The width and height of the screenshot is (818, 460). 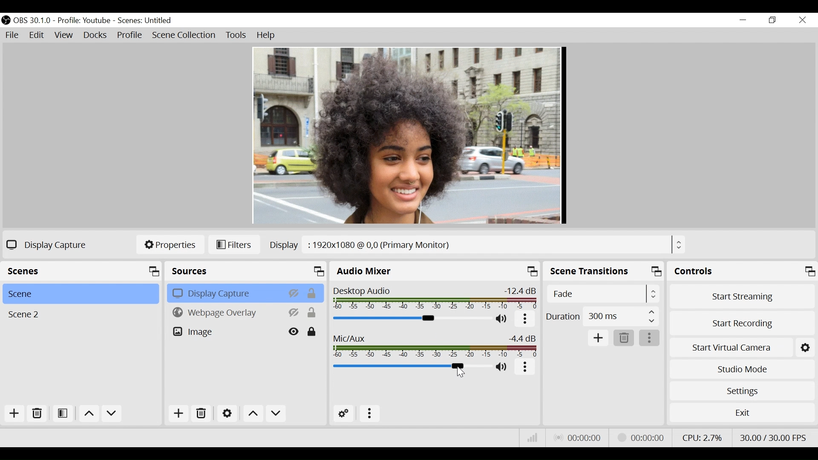 I want to click on Source, so click(x=245, y=271).